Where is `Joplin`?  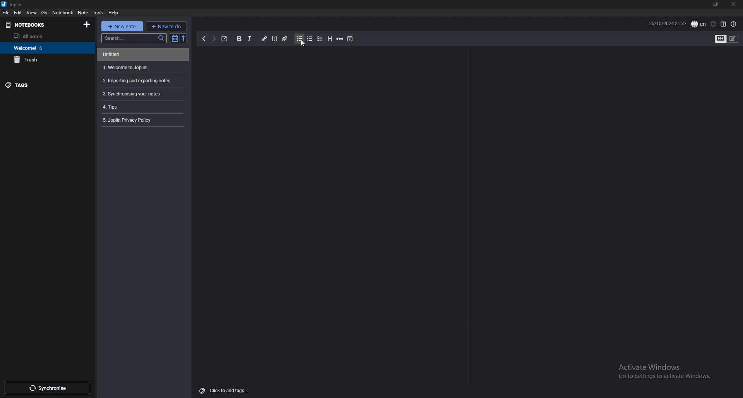
Joplin is located at coordinates (14, 4).